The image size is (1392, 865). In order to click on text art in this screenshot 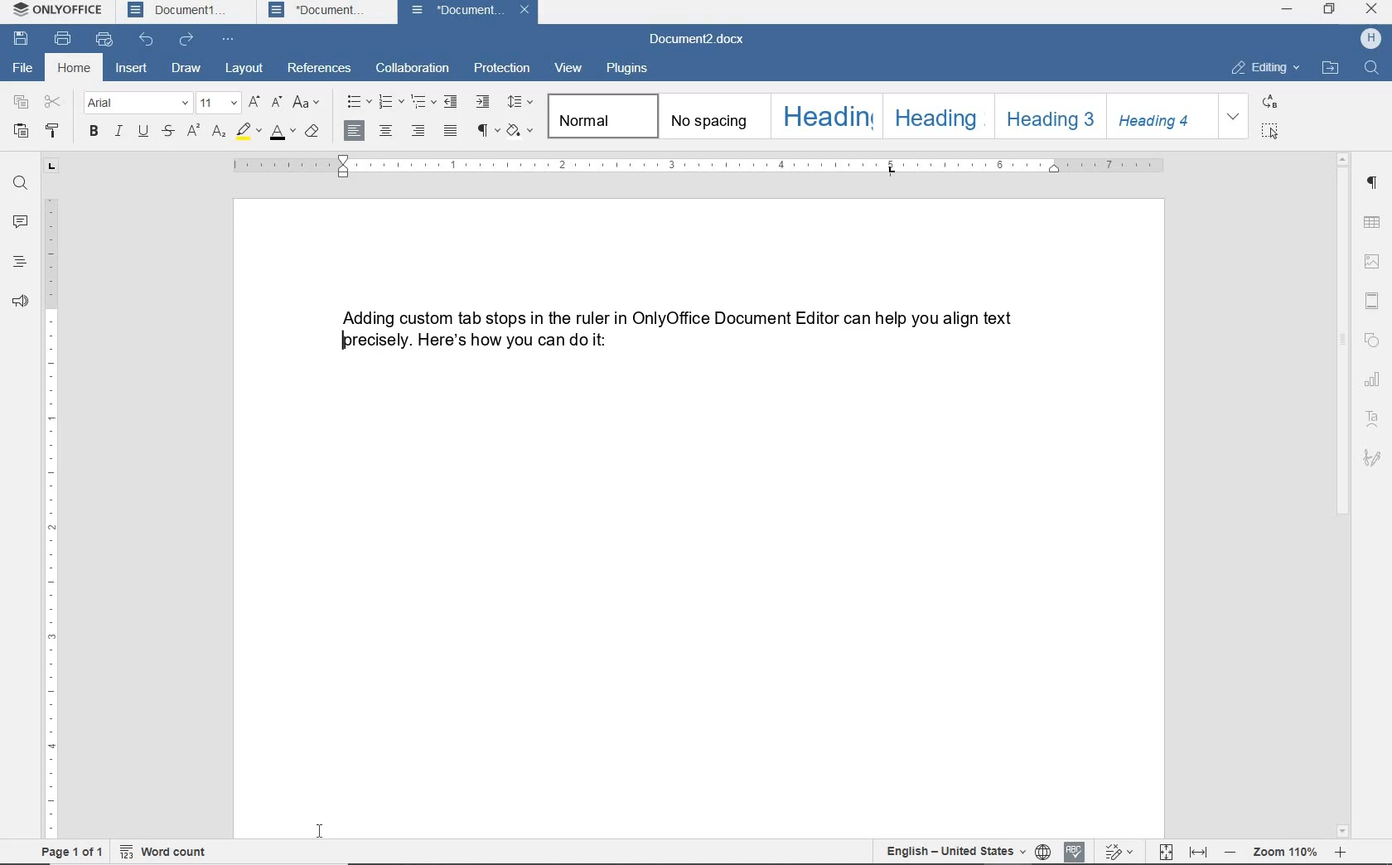, I will do `click(1374, 418)`.